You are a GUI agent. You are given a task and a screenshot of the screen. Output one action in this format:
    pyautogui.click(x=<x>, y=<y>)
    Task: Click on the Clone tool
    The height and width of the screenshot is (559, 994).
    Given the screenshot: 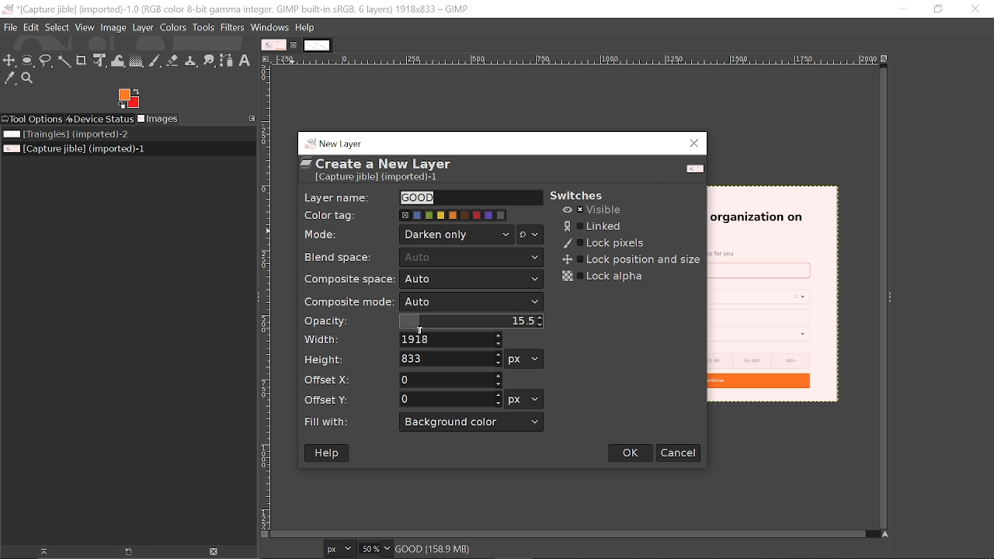 What is the action you would take?
    pyautogui.click(x=192, y=61)
    